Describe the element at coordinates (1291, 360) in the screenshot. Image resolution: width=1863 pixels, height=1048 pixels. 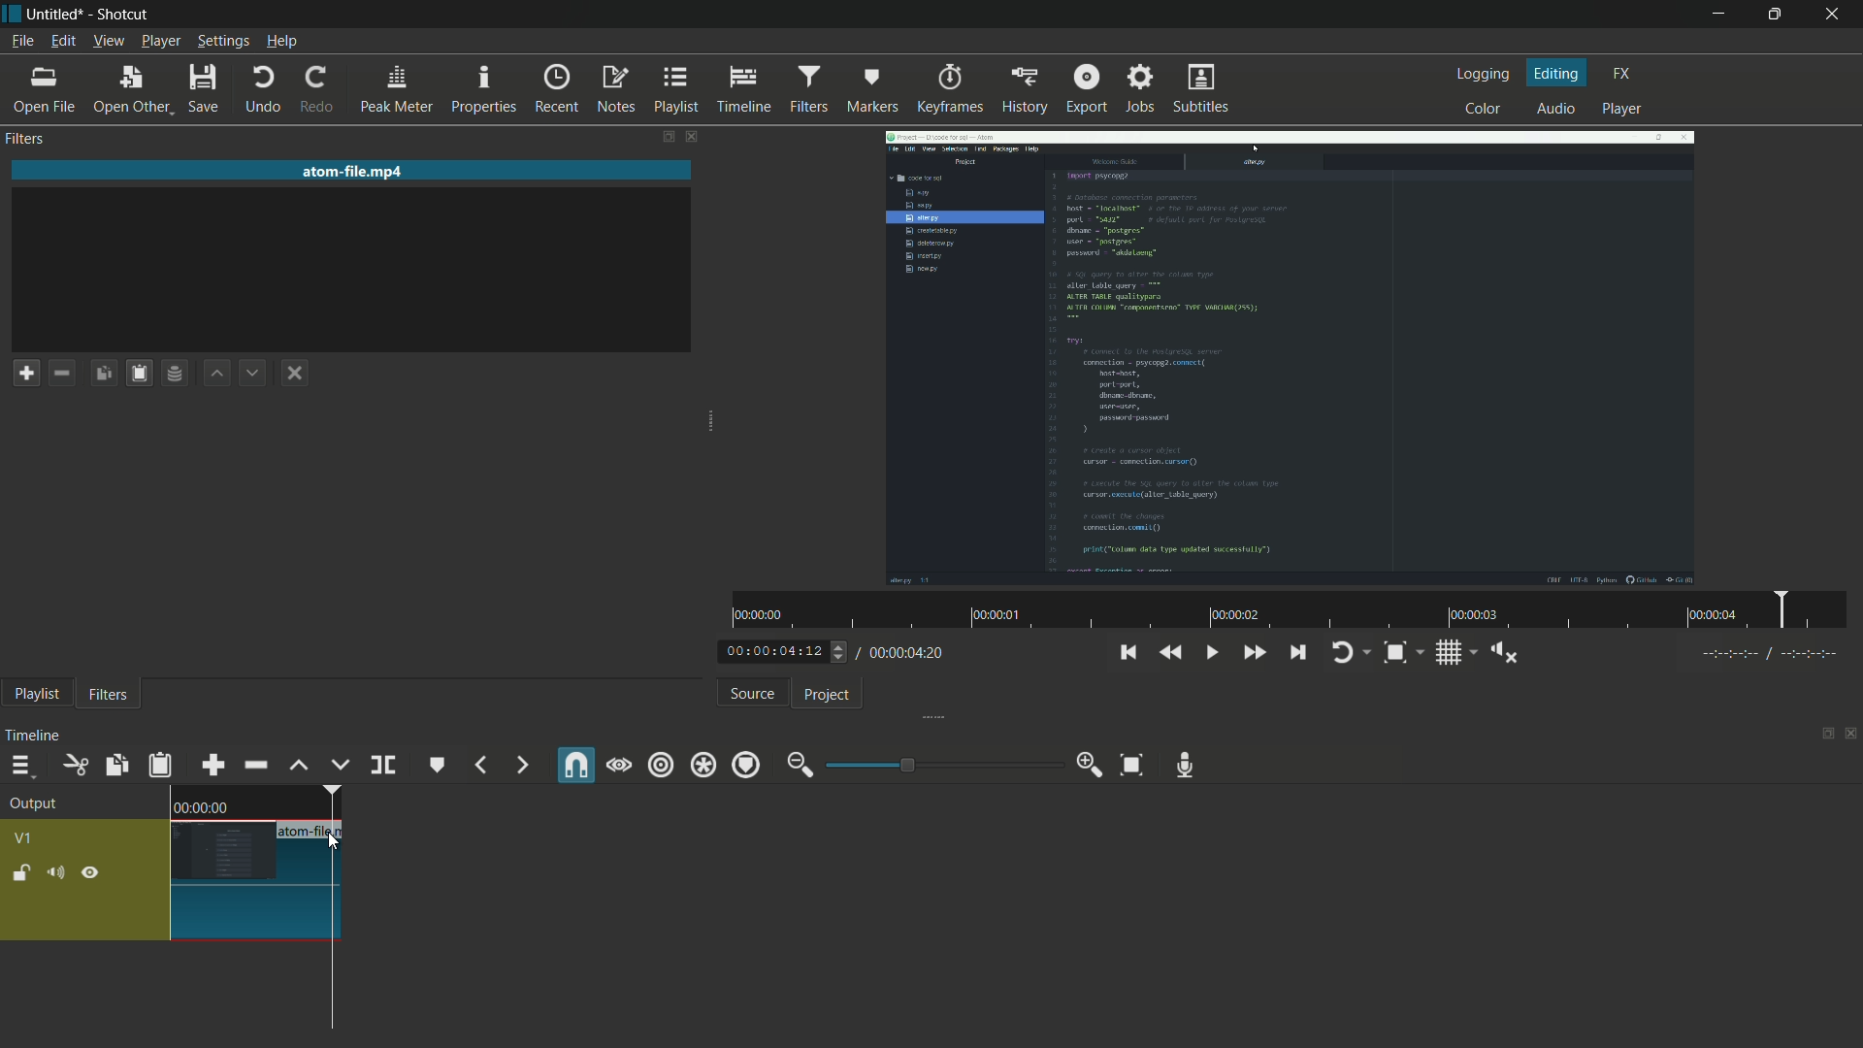
I see `imported video file` at that location.